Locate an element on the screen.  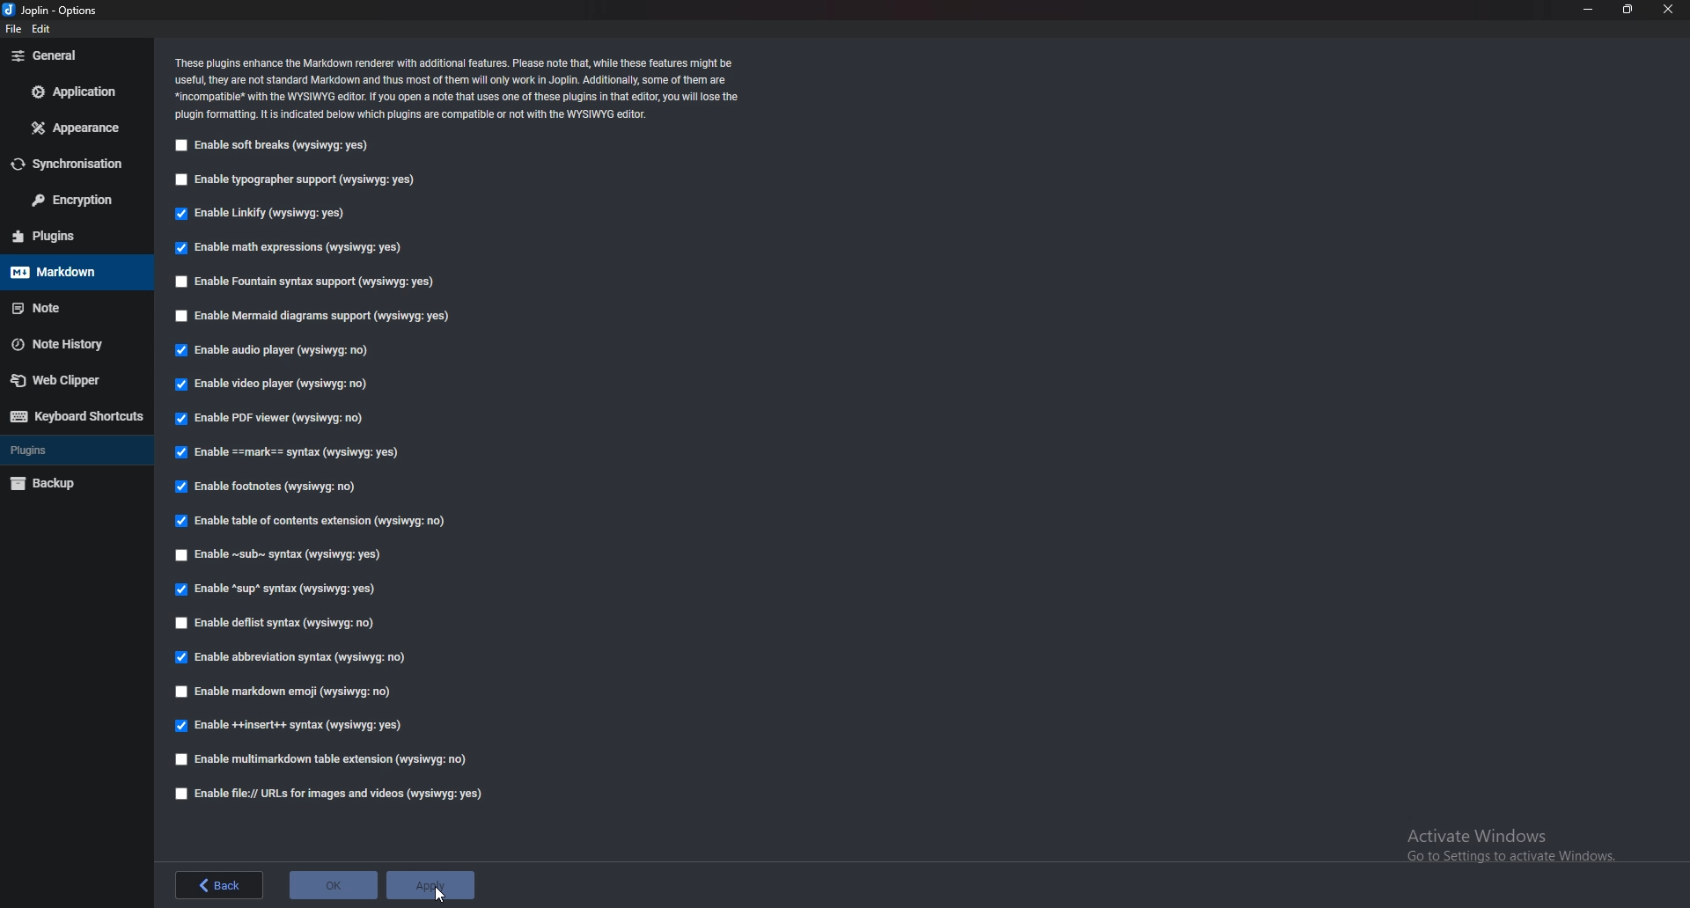
note is located at coordinates (66, 308).